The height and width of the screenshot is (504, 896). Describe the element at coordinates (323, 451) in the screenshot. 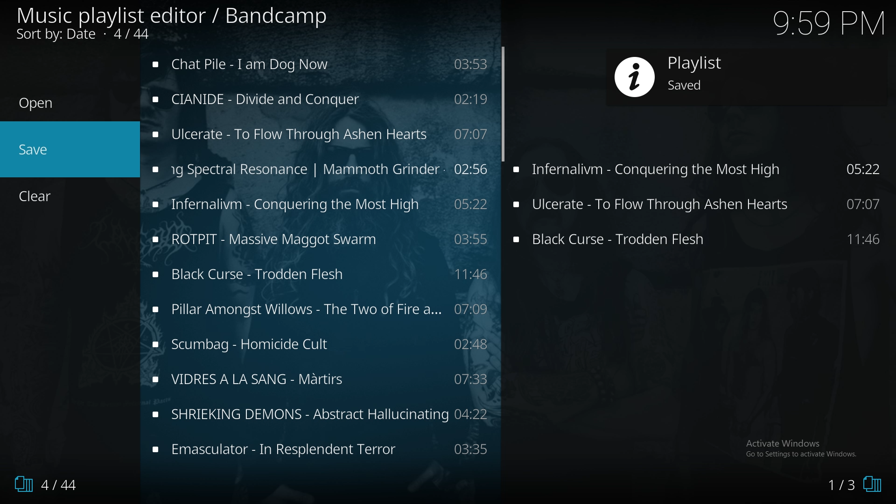

I see `music` at that location.